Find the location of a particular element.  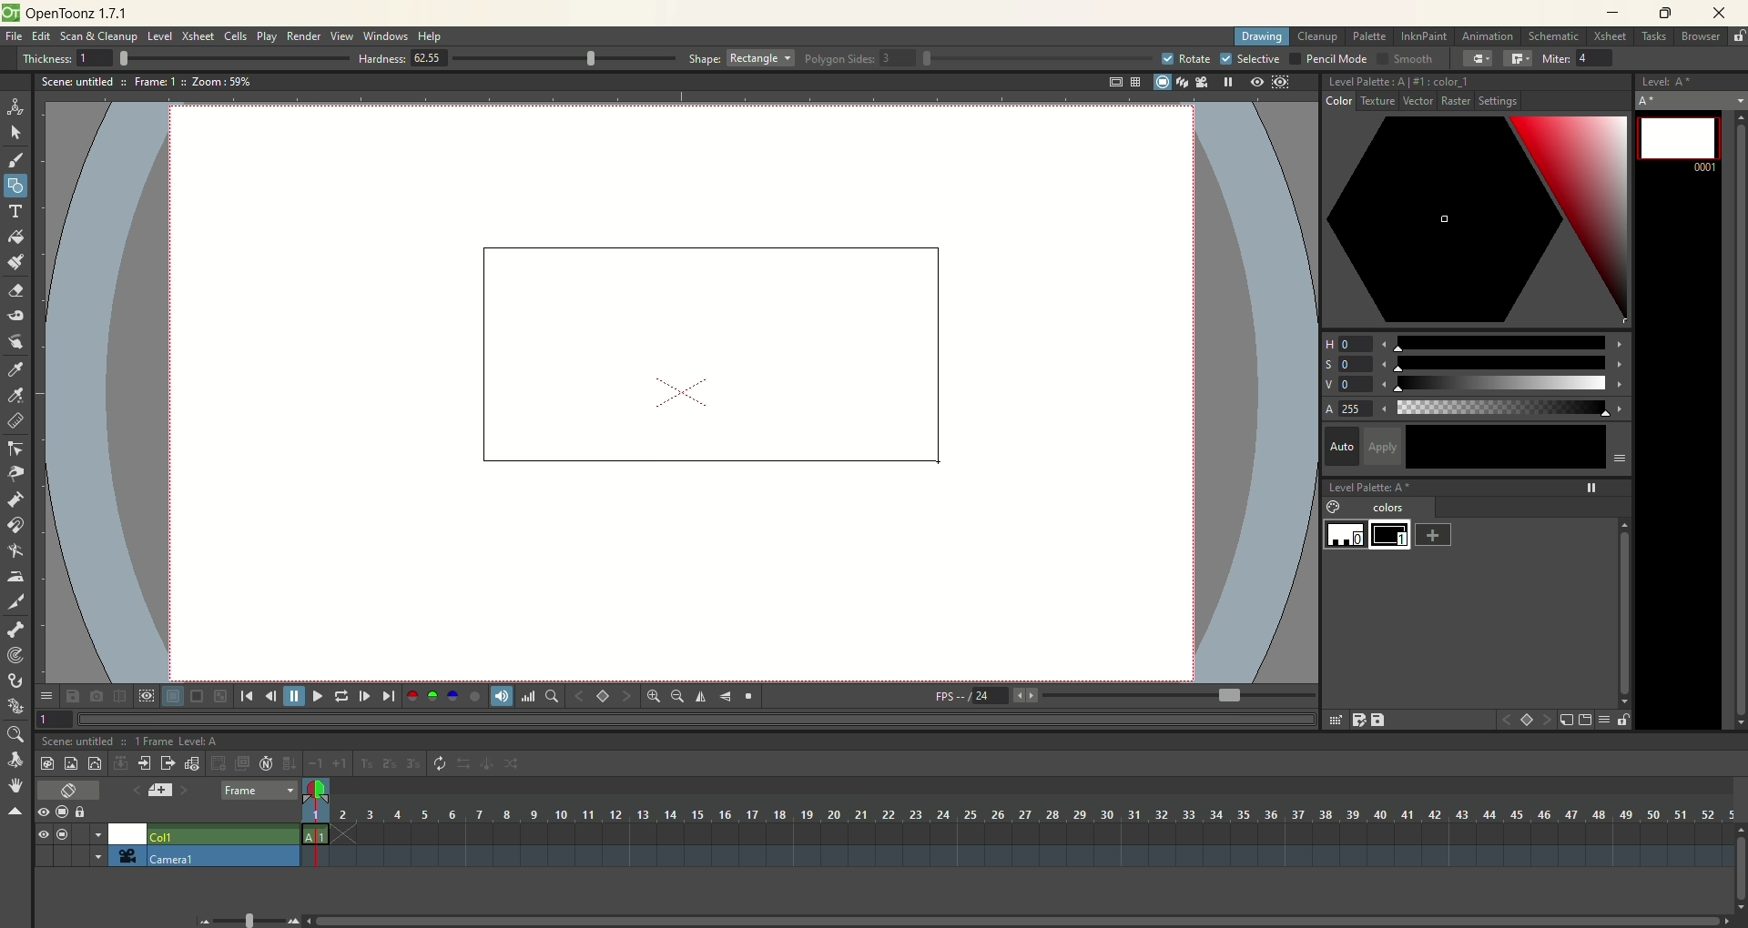

rotate is located at coordinates (18, 761).